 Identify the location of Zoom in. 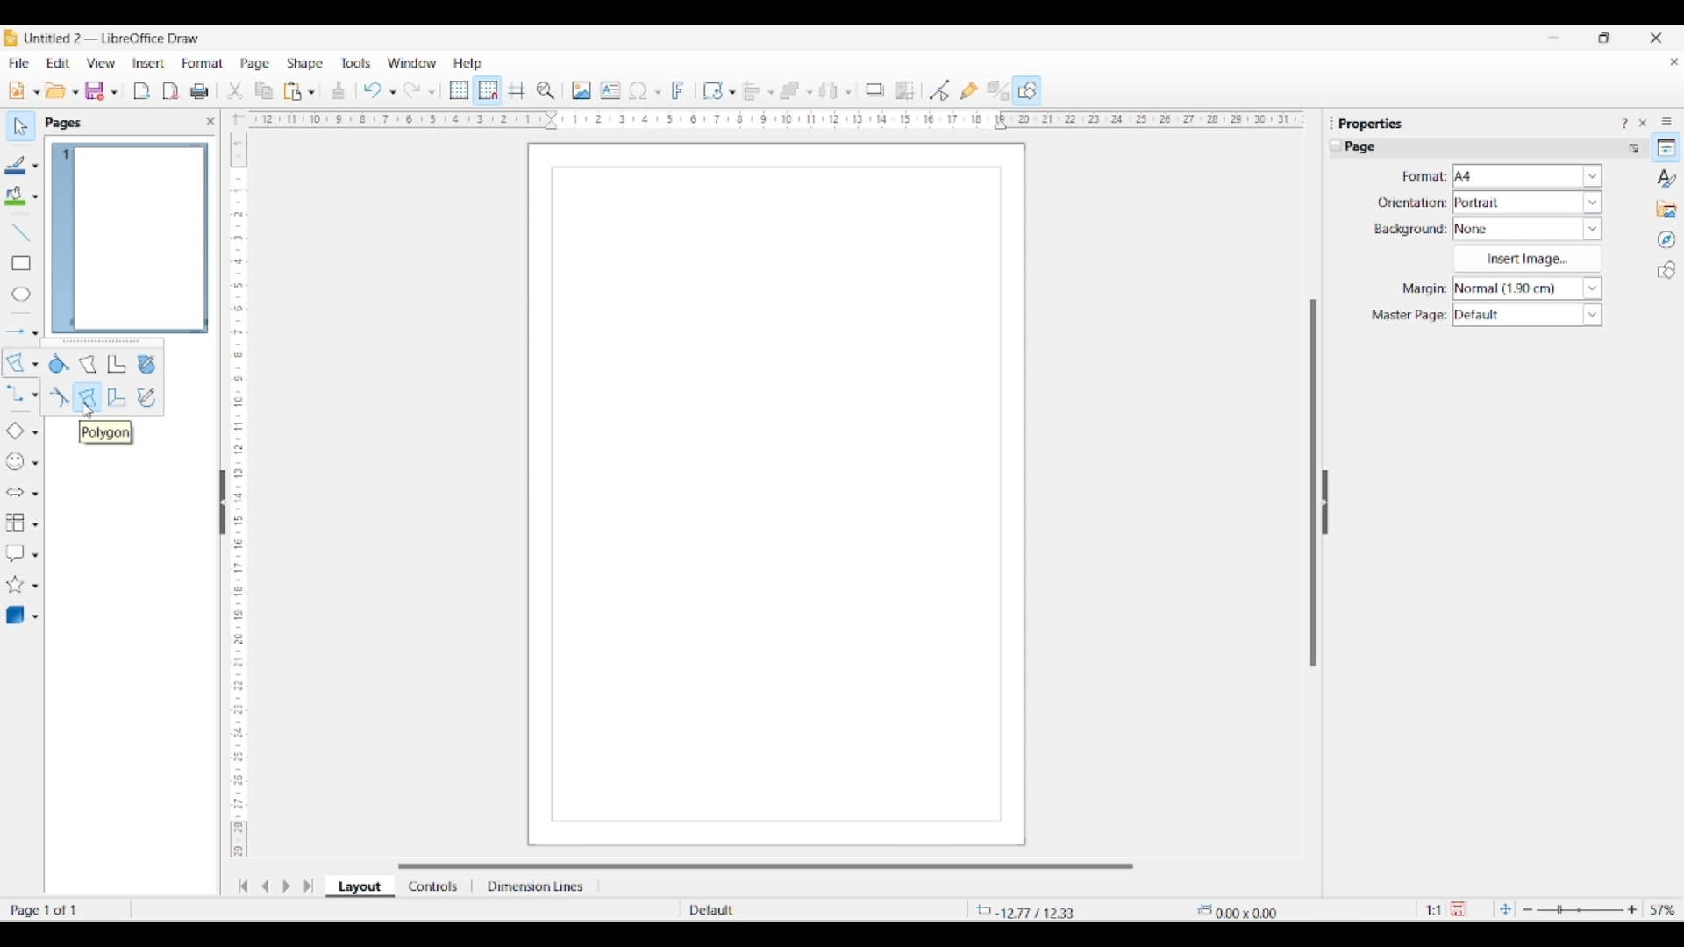
(1632, 909).